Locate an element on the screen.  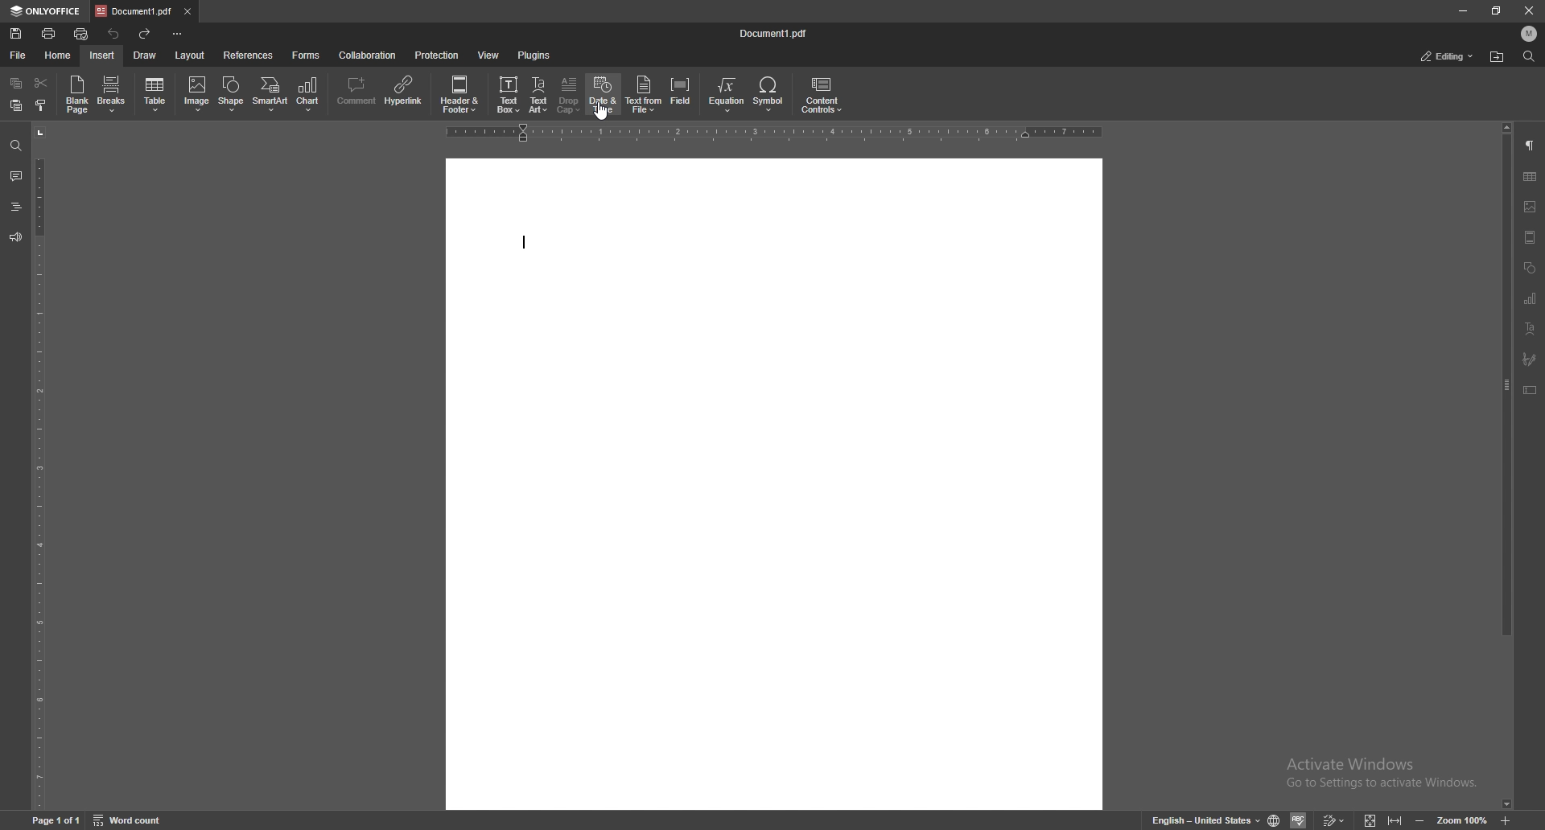
protection is located at coordinates (438, 55).